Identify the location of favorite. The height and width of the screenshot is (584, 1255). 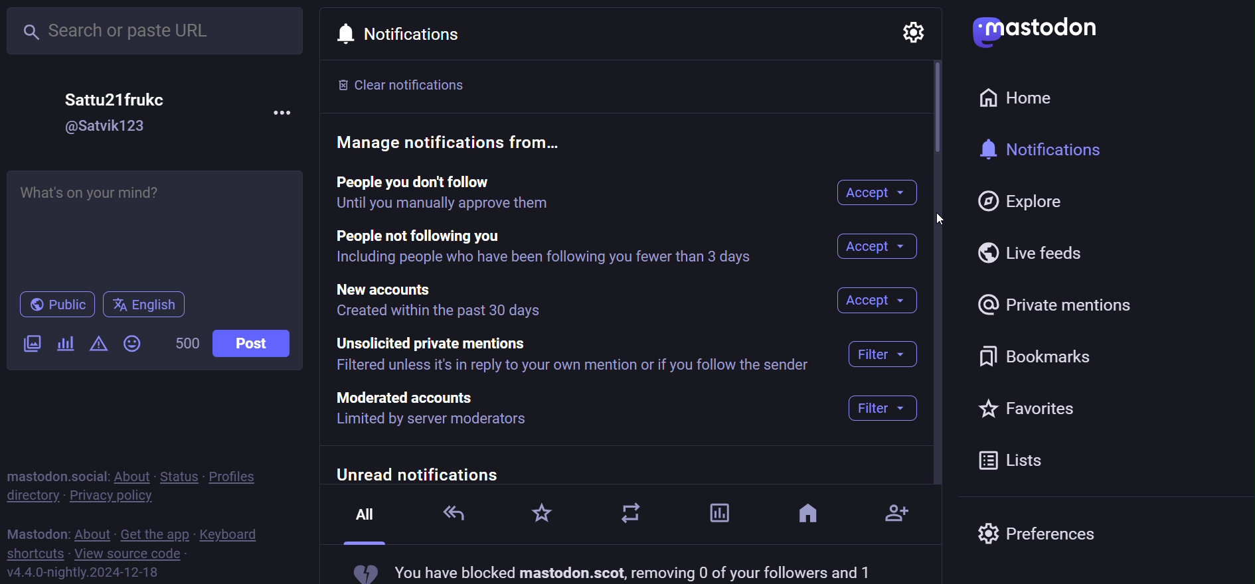
(1029, 407).